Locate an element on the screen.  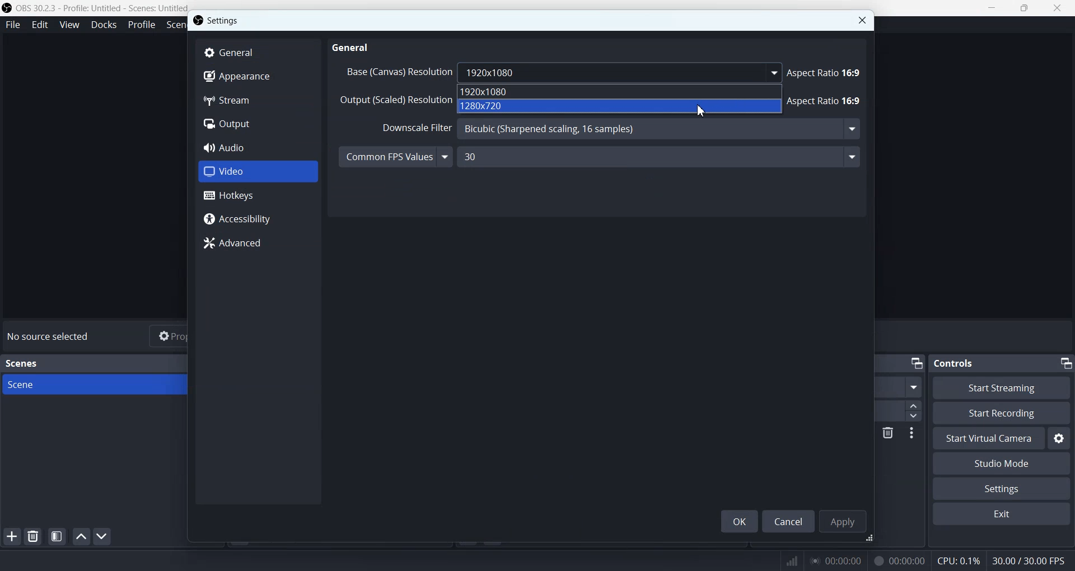
General is located at coordinates (259, 52).